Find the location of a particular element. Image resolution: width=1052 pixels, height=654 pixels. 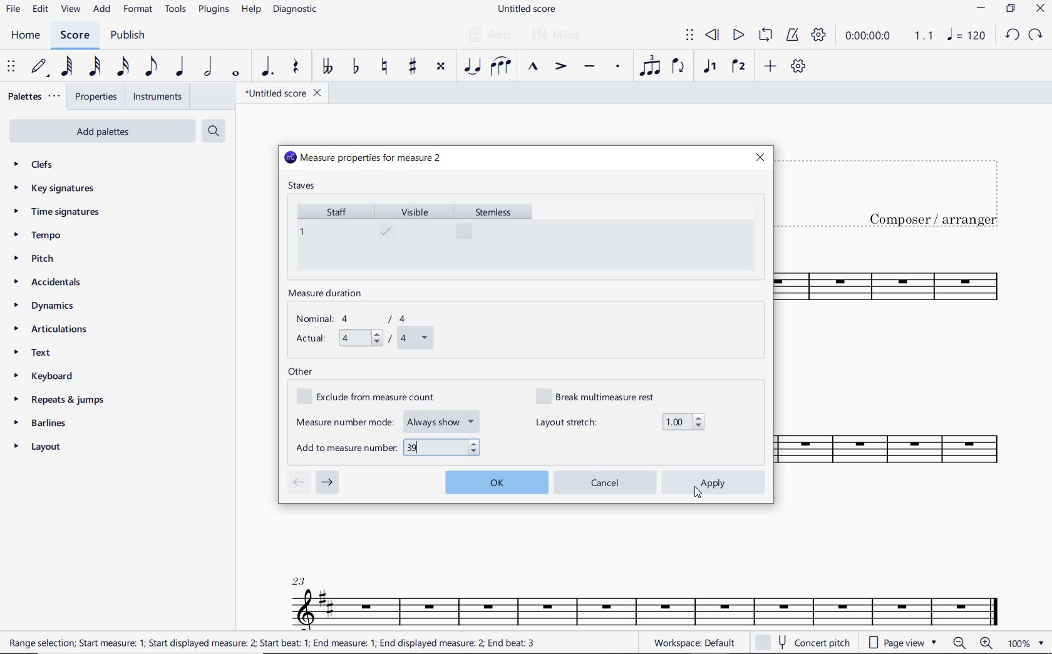

TIME SIGNATURES is located at coordinates (58, 212).